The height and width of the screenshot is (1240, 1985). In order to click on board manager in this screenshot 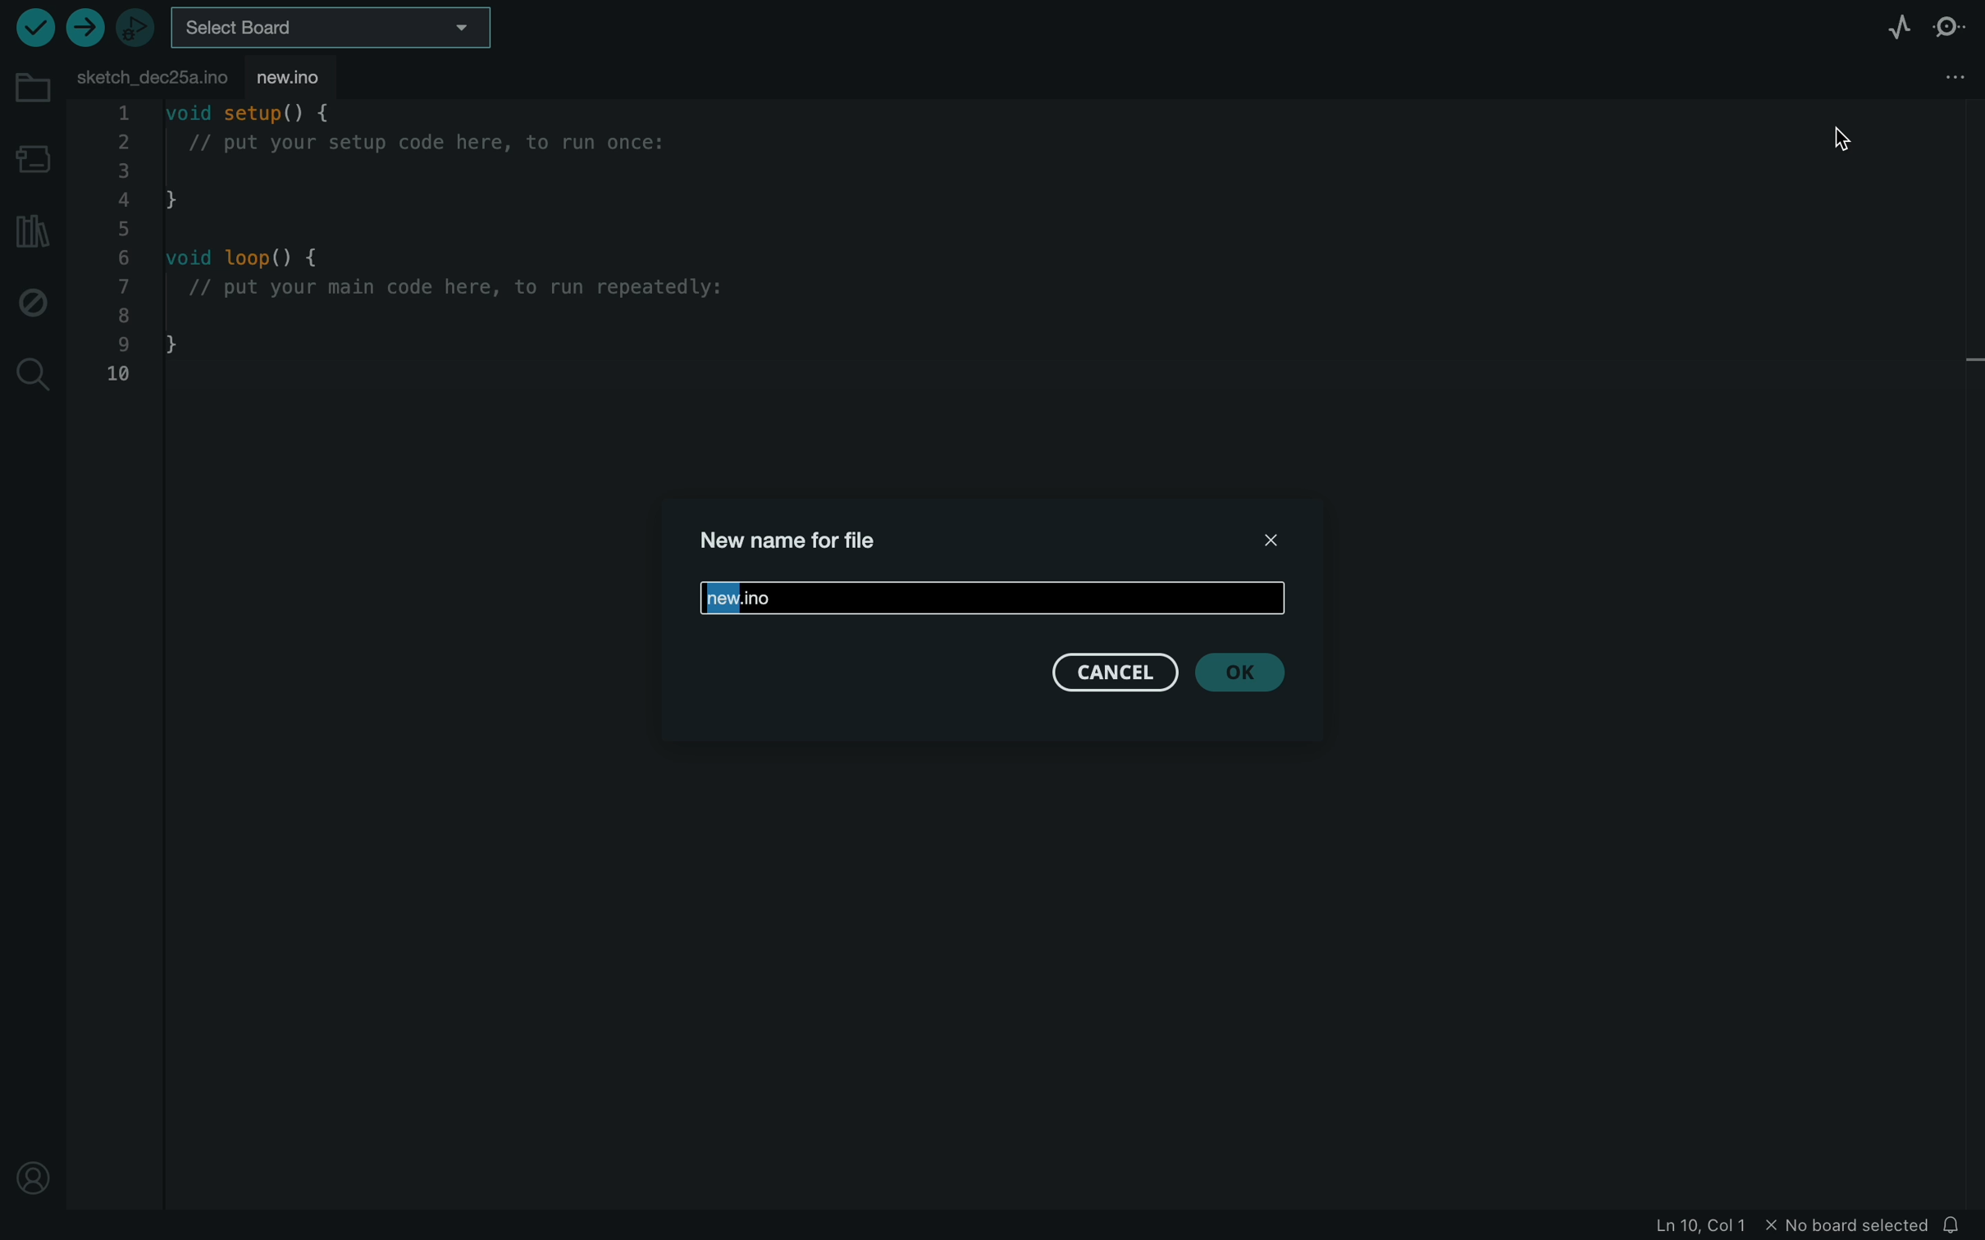, I will do `click(33, 155)`.